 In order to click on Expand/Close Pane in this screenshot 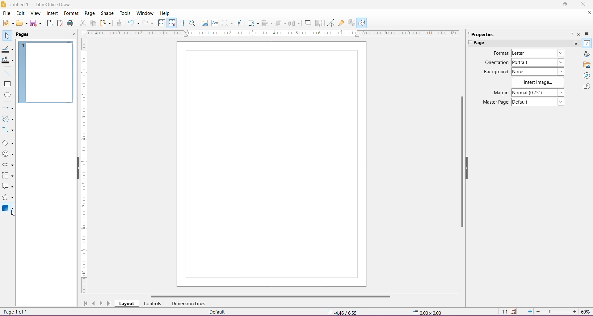, I will do `click(468, 43)`.